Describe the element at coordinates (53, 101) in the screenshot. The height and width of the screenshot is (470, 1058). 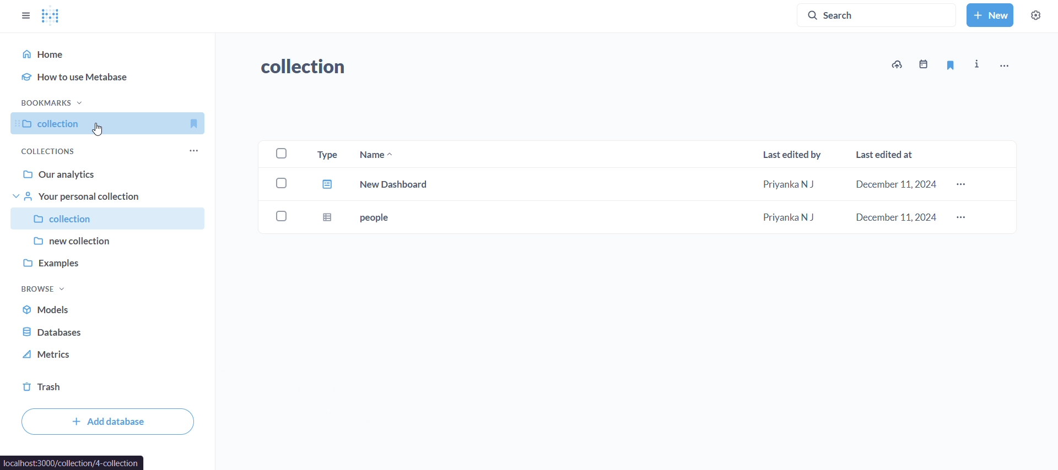
I see `bookmarks` at that location.